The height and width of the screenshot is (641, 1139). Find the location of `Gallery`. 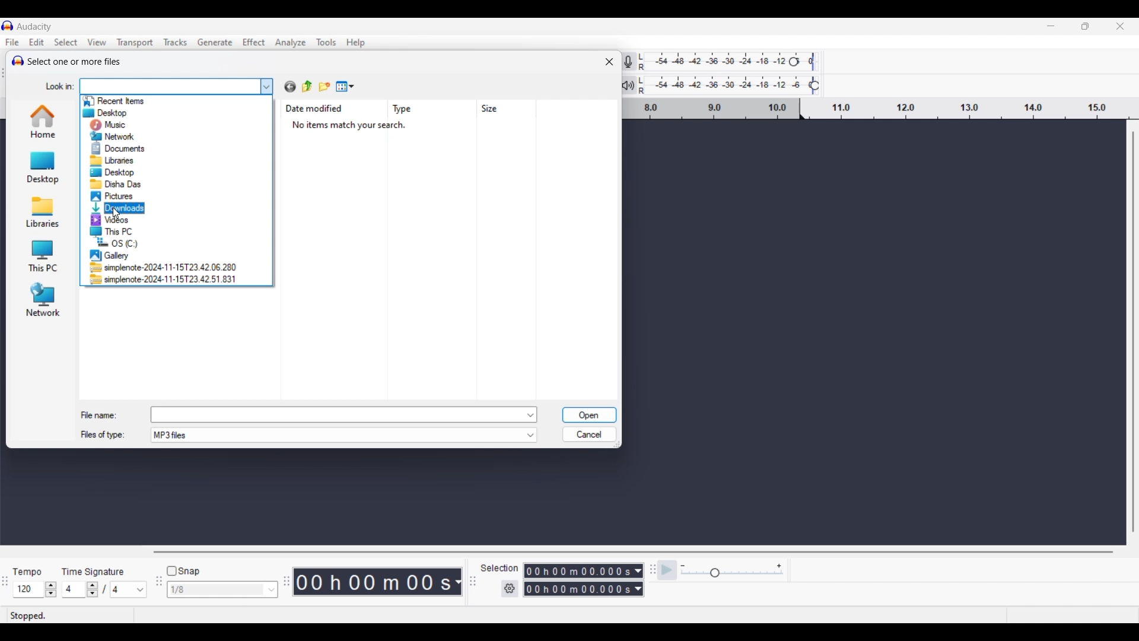

Gallery is located at coordinates (111, 255).